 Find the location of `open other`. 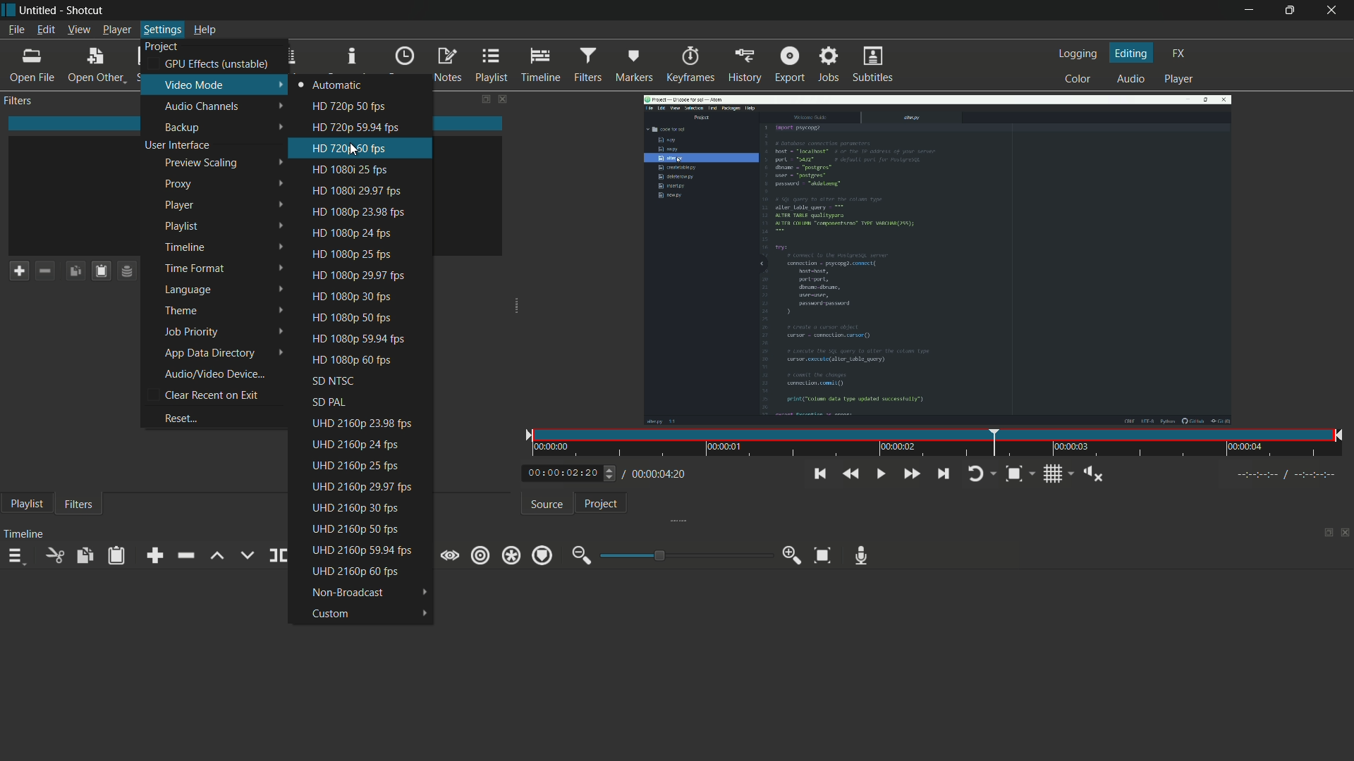

open other is located at coordinates (94, 65).